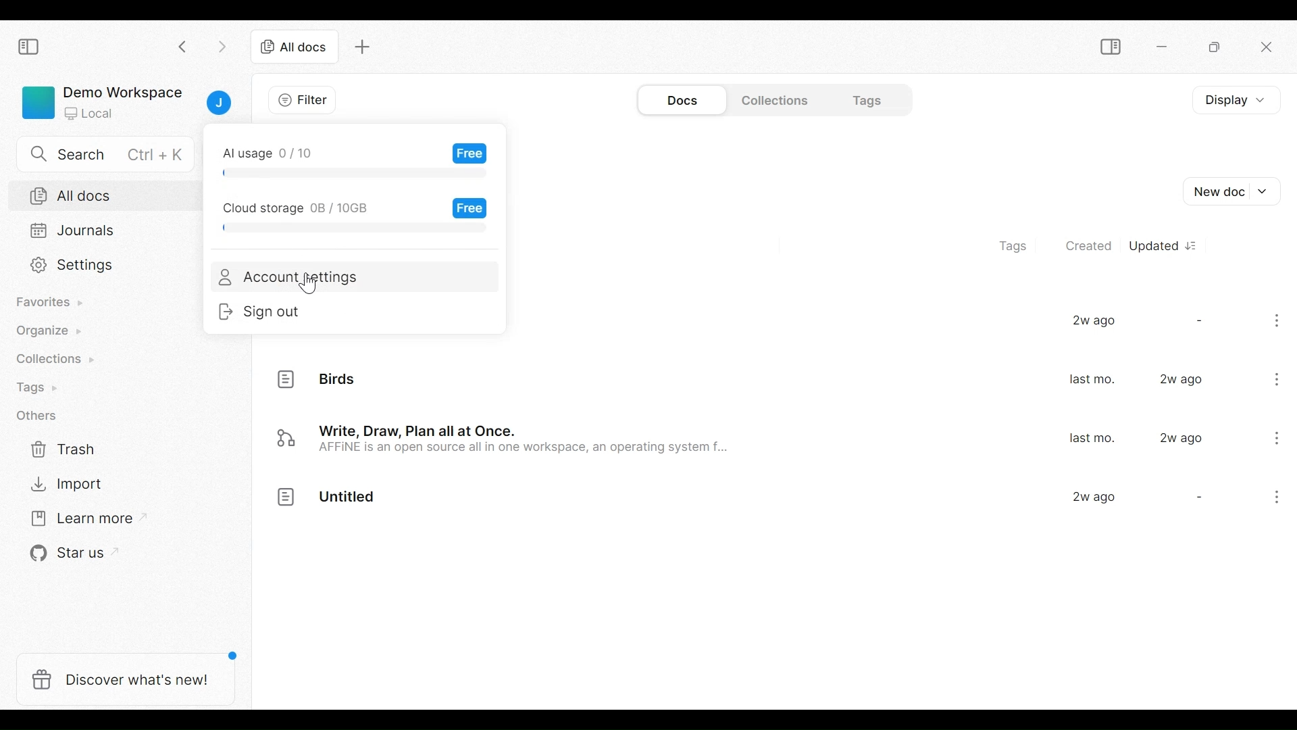 The image size is (1297, 730). Describe the element at coordinates (107, 195) in the screenshot. I see `All documents` at that location.